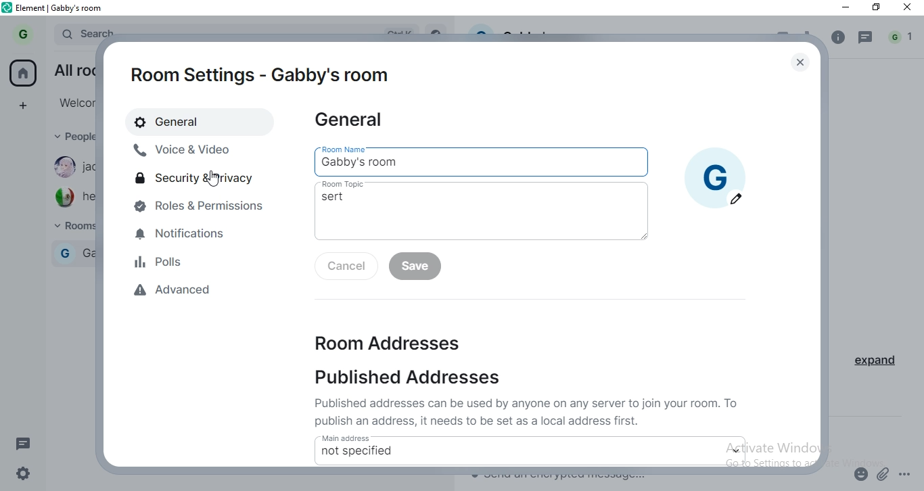  What do you see at coordinates (89, 197) in the screenshot?
I see `hector73` at bounding box center [89, 197].